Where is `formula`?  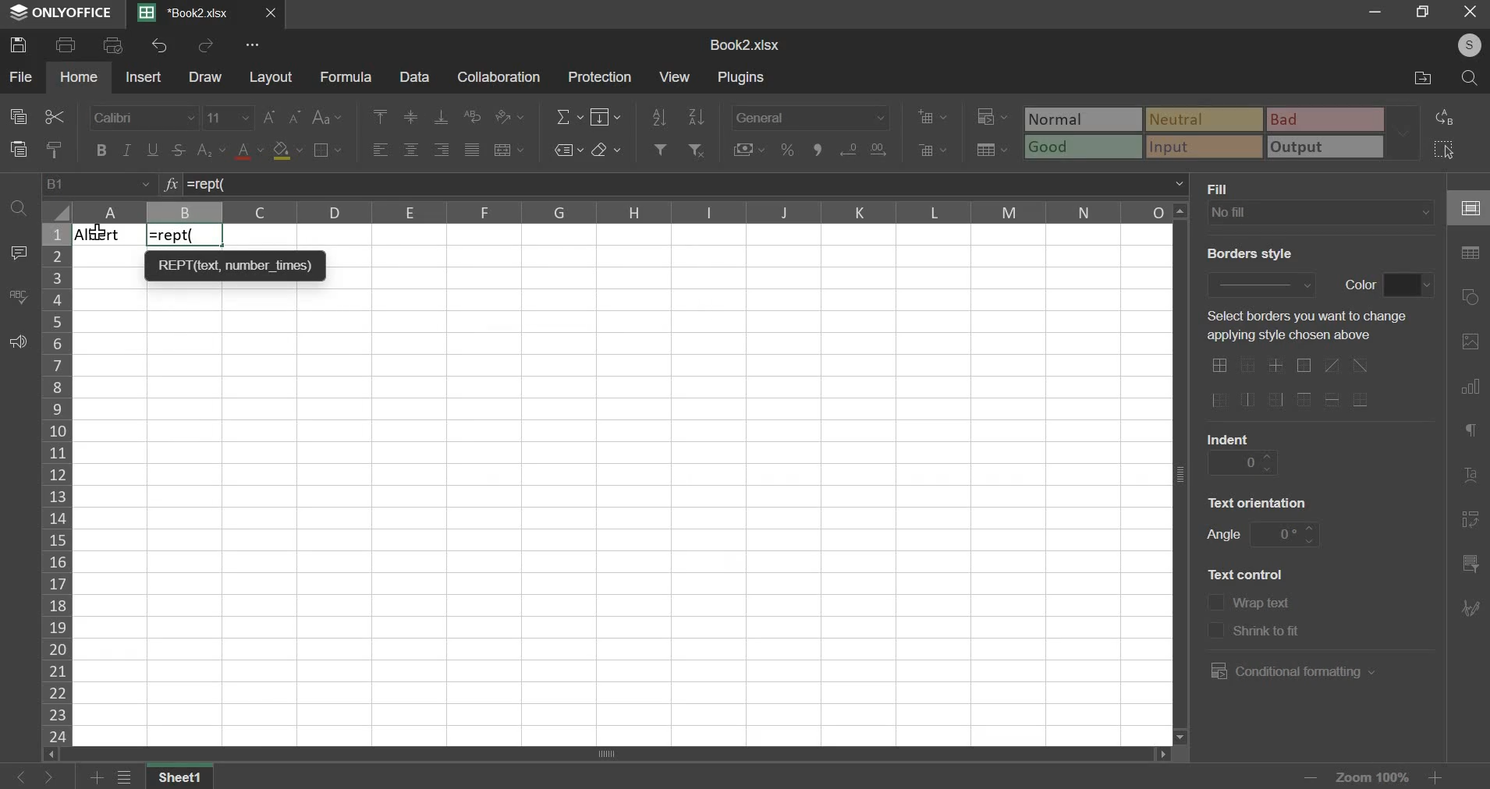 formula is located at coordinates (347, 76).